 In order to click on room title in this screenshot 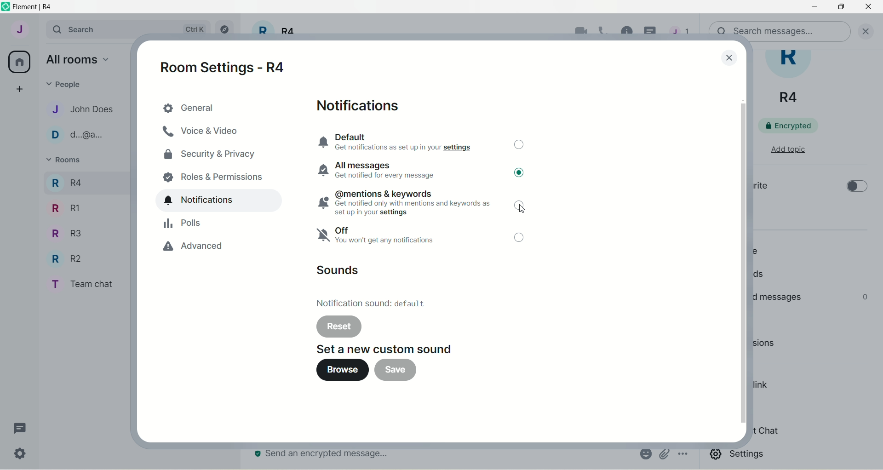, I will do `click(794, 78)`.